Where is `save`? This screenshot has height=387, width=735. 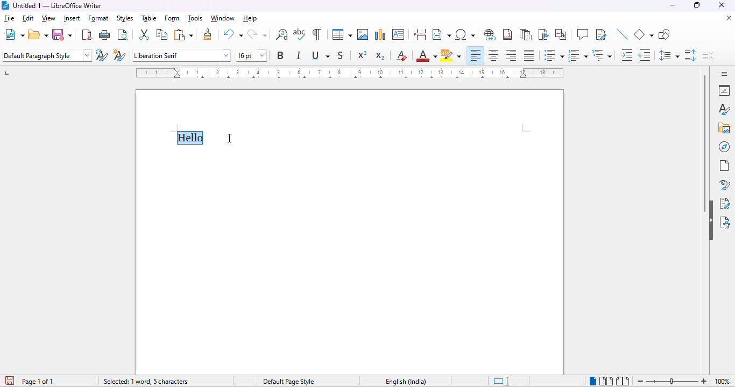 save is located at coordinates (62, 34).